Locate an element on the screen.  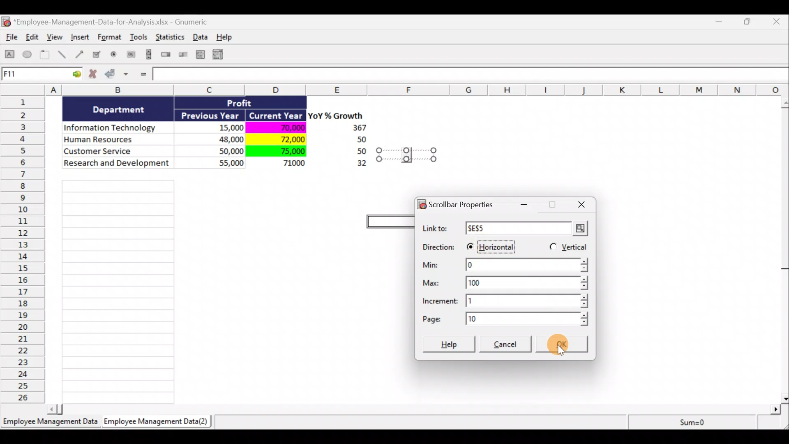
Accept changes is located at coordinates (118, 77).